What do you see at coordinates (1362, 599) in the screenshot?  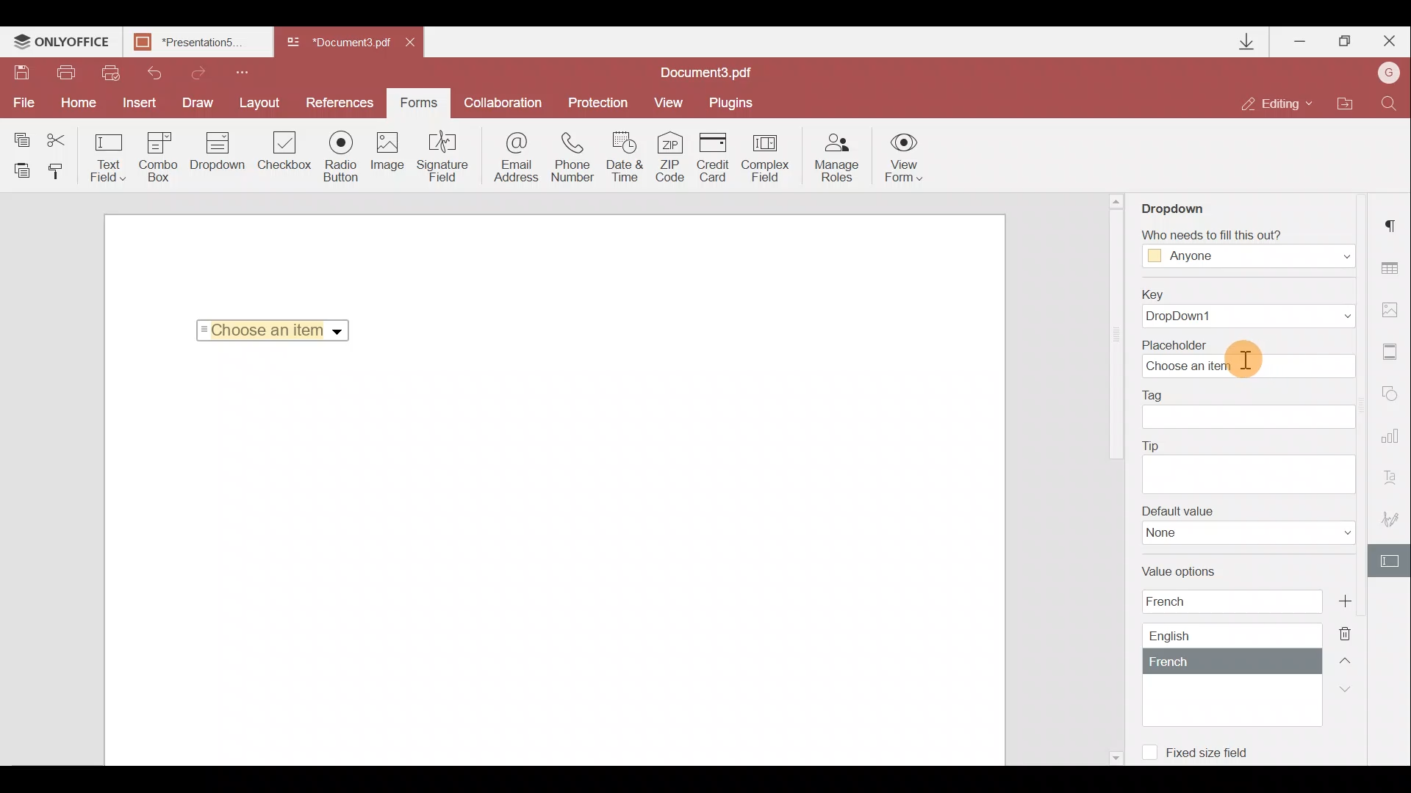 I see `Add new value` at bounding box center [1362, 599].